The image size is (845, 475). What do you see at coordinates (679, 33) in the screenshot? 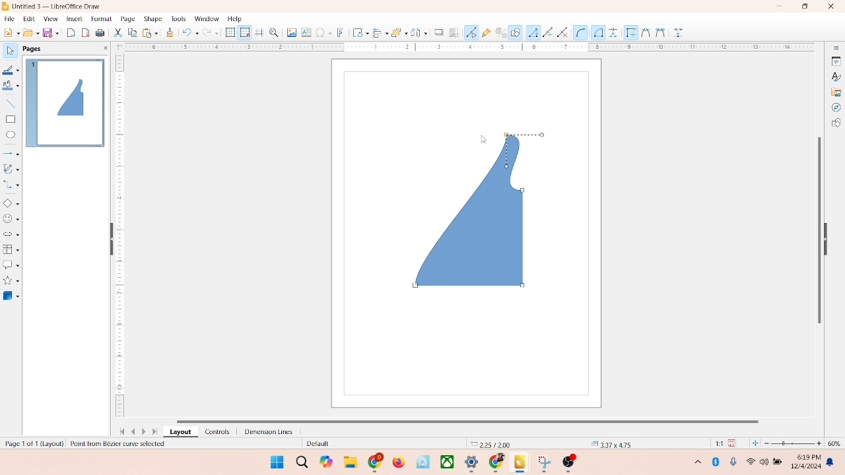
I see `Glue points too` at bounding box center [679, 33].